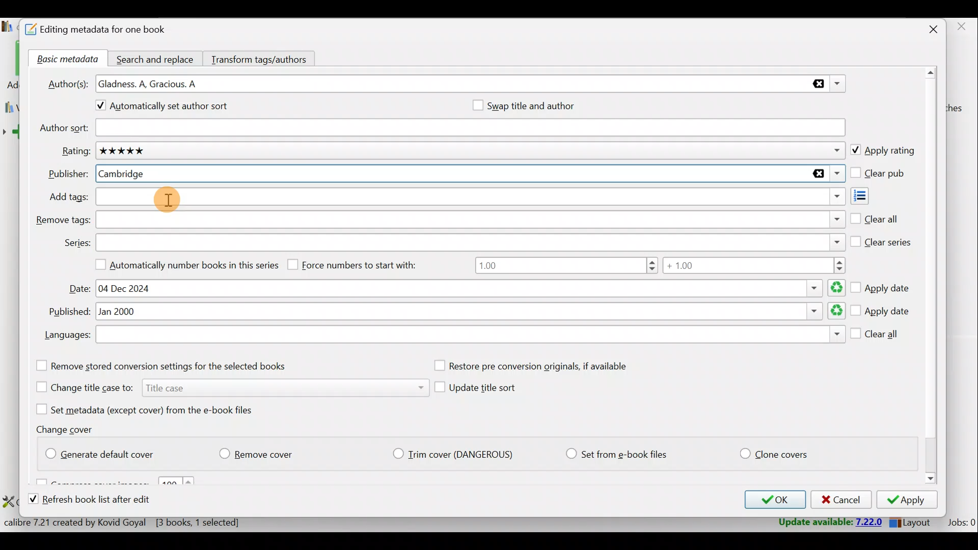 The height and width of the screenshot is (550, 978). Describe the element at coordinates (360, 264) in the screenshot. I see `Force numbers to start with` at that location.